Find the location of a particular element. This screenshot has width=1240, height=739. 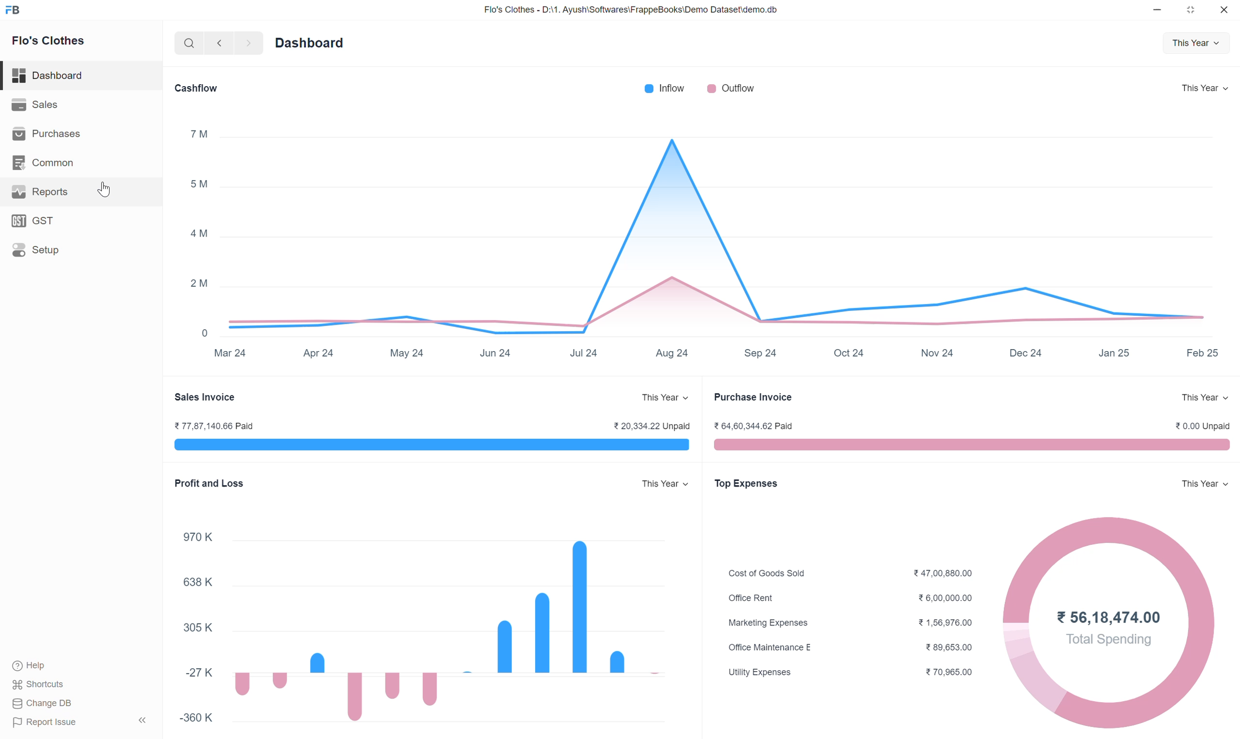

70,965.00 is located at coordinates (951, 671).